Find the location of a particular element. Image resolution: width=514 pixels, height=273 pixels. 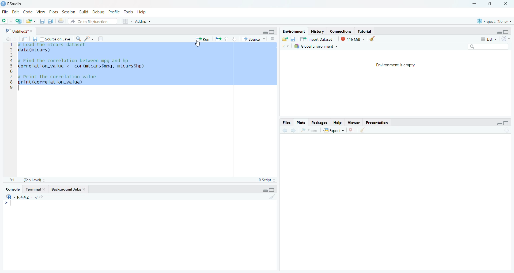

History is located at coordinates (318, 32).